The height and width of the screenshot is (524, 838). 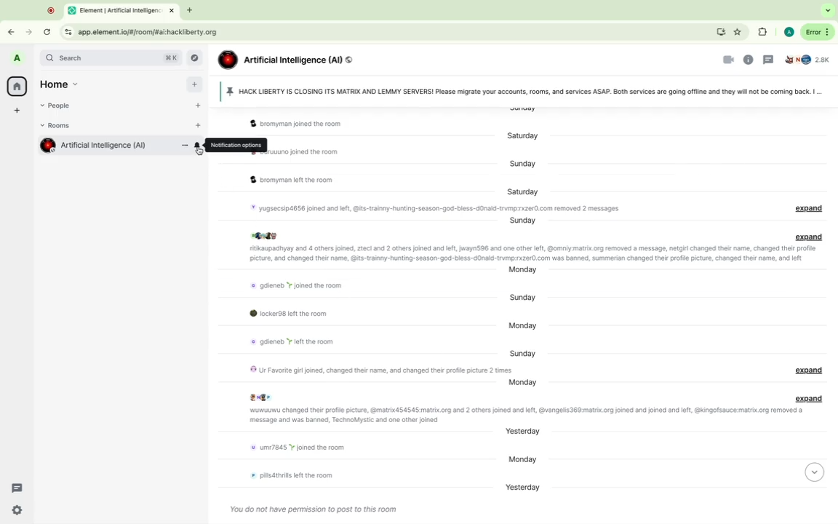 What do you see at coordinates (719, 31) in the screenshot?
I see `Install element` at bounding box center [719, 31].